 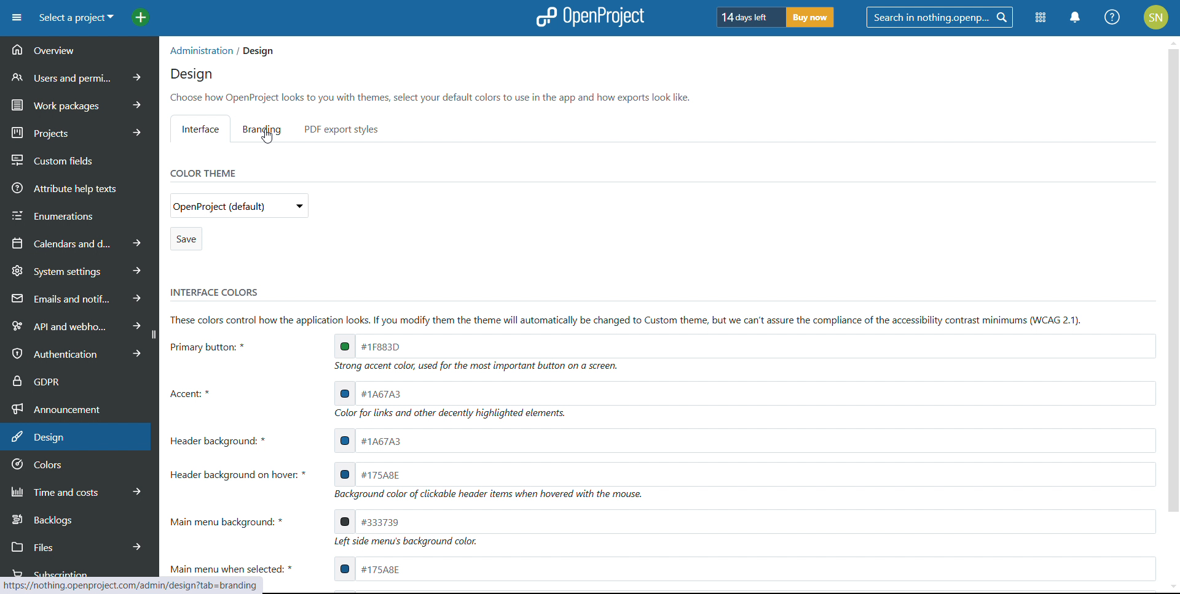 I want to click on scroll up, so click(x=1173, y=40).